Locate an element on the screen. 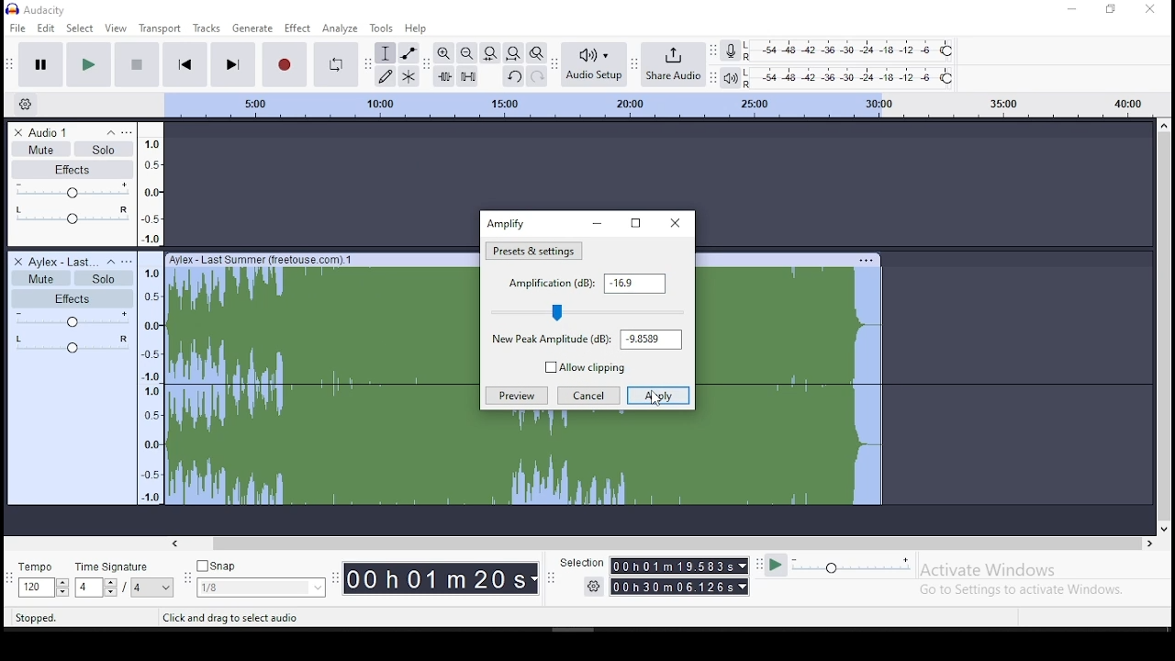 The height and width of the screenshot is (661, 1175). effects is located at coordinates (73, 170).